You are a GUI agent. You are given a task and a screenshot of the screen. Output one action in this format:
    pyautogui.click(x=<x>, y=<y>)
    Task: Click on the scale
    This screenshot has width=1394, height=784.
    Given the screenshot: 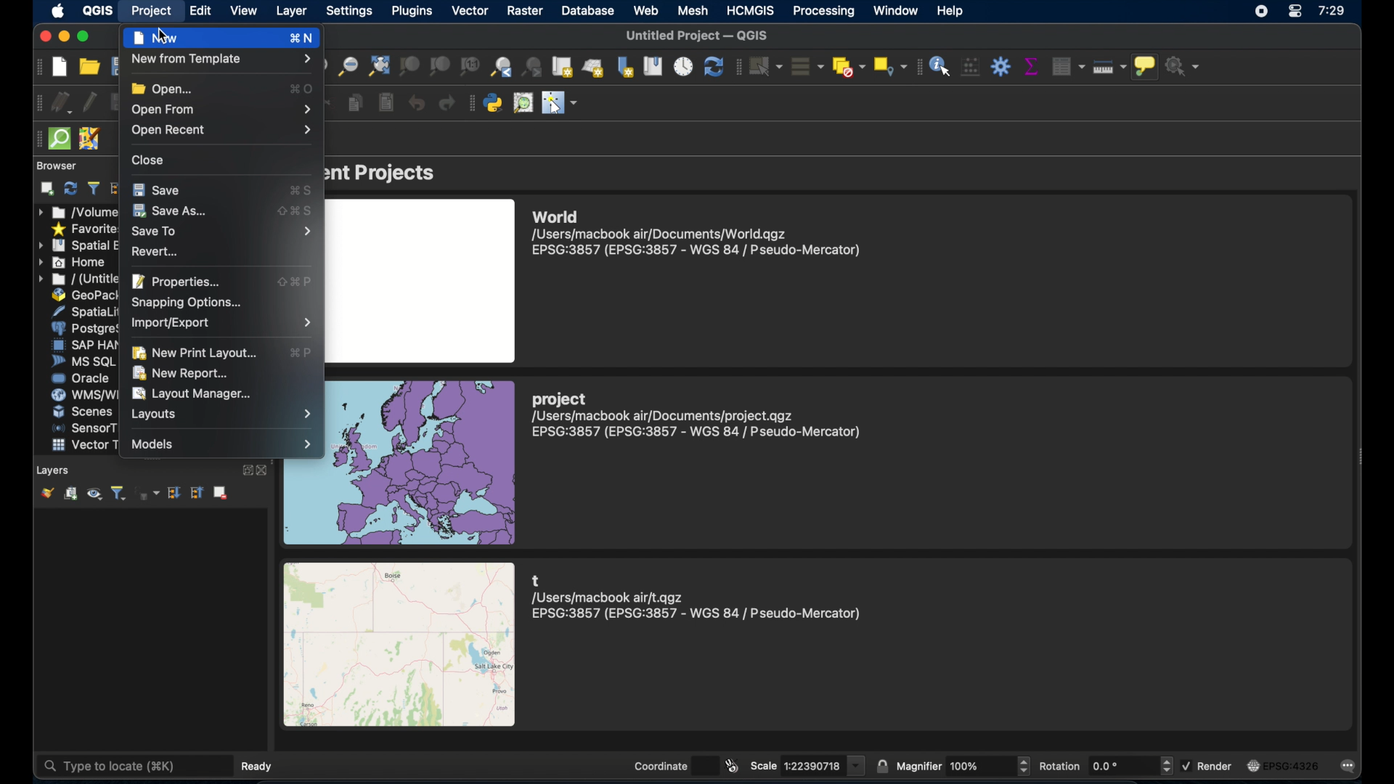 What is the action you would take?
    pyautogui.click(x=765, y=764)
    